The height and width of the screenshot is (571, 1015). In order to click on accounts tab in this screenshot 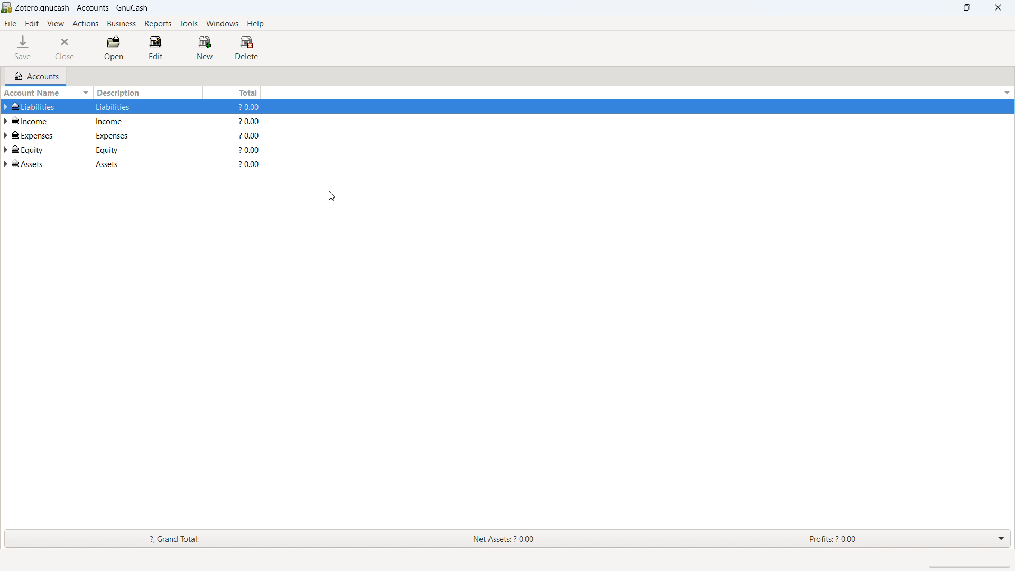, I will do `click(36, 76)`.